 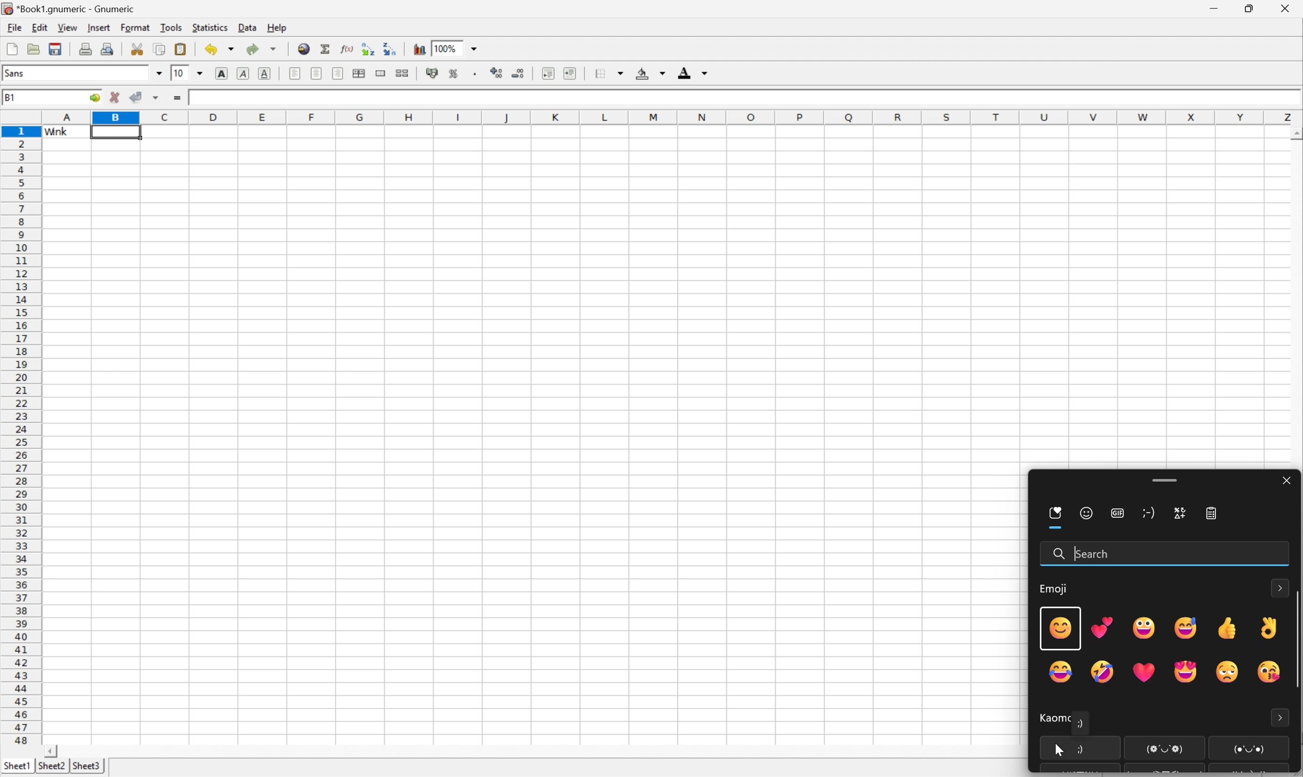 I want to click on sum in current cell, so click(x=325, y=48).